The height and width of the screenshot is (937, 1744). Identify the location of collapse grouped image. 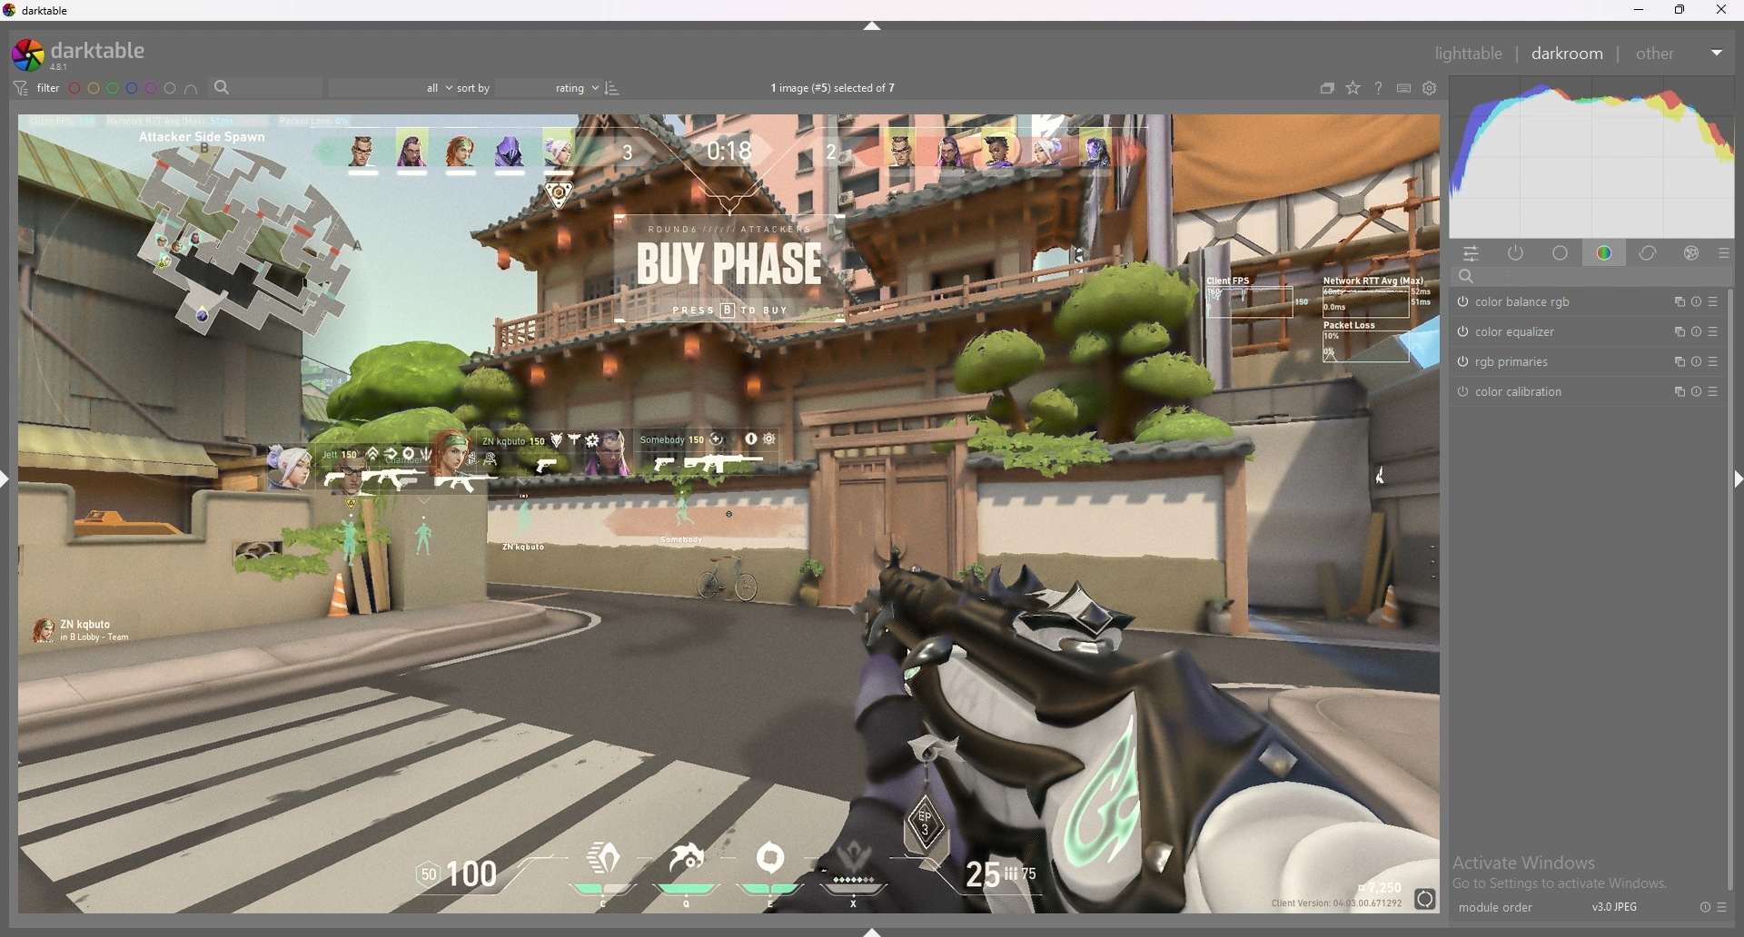
(1327, 88).